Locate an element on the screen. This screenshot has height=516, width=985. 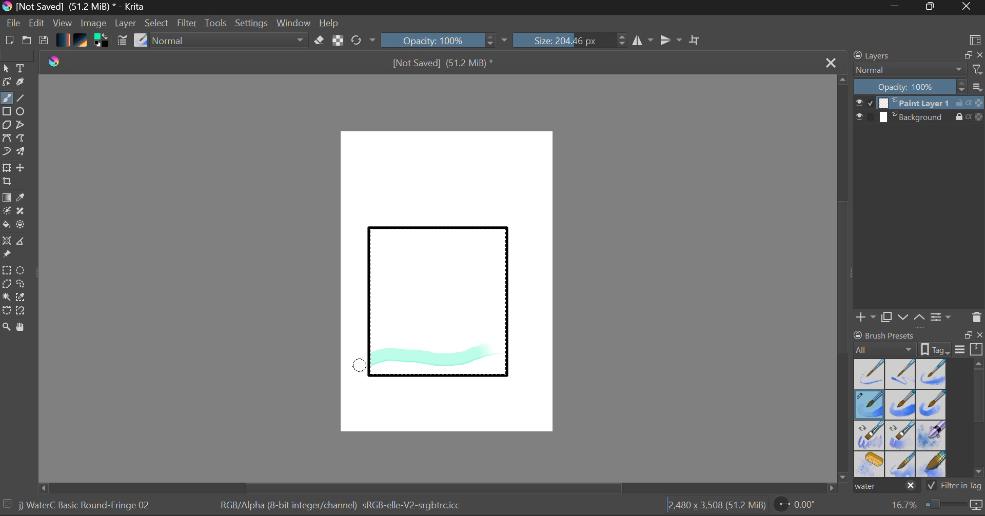
File Name & Size is located at coordinates (443, 64).